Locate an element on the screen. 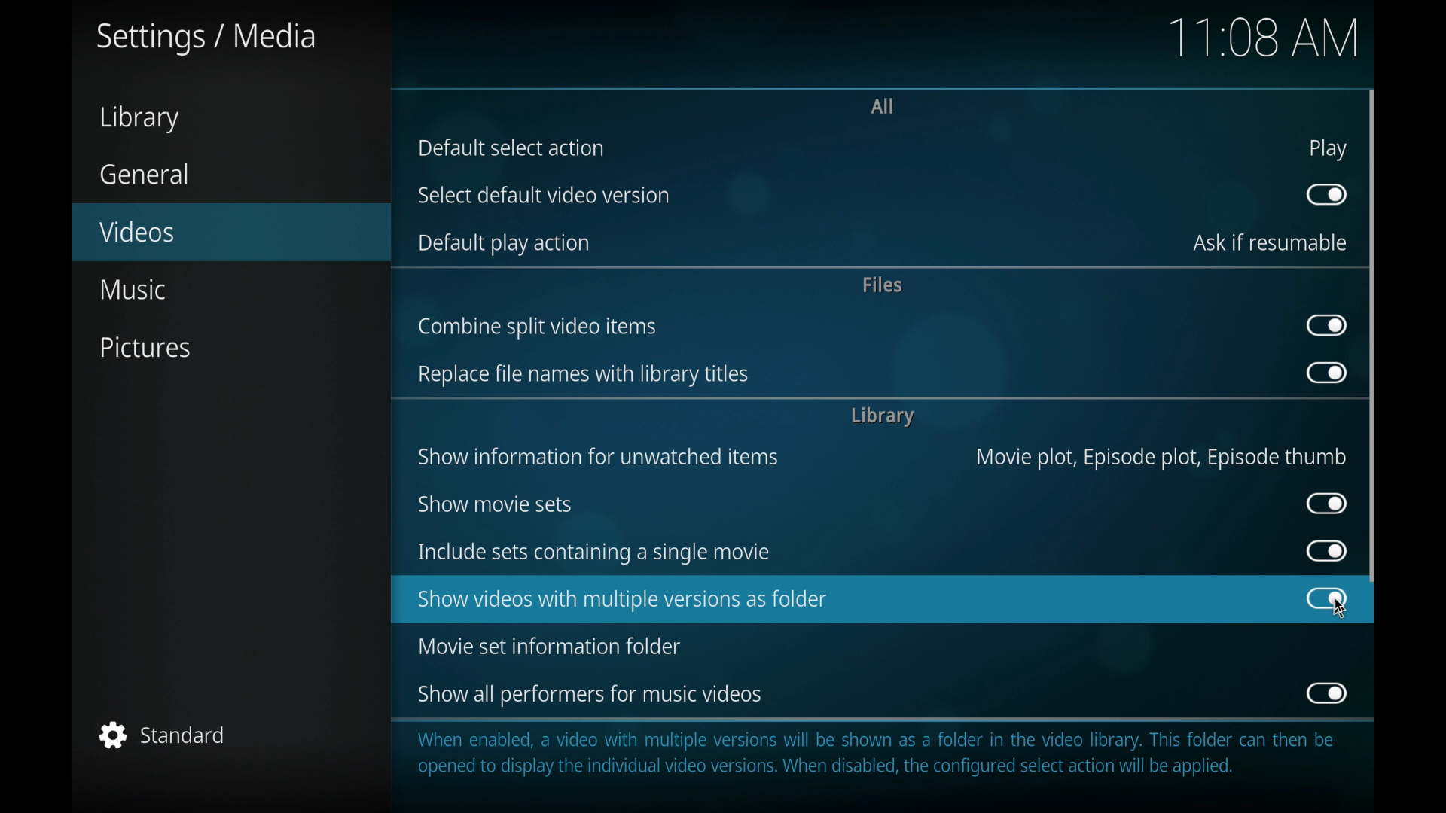 The height and width of the screenshot is (813, 1446). scroll b ox is located at coordinates (1373, 336).